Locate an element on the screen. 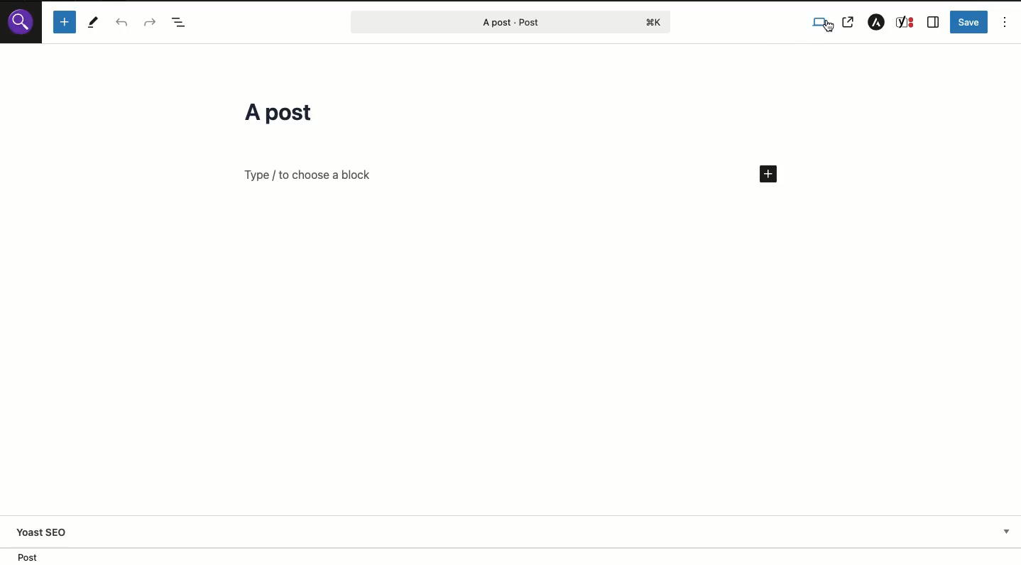 The width and height of the screenshot is (1021, 565). Undo is located at coordinates (121, 22).